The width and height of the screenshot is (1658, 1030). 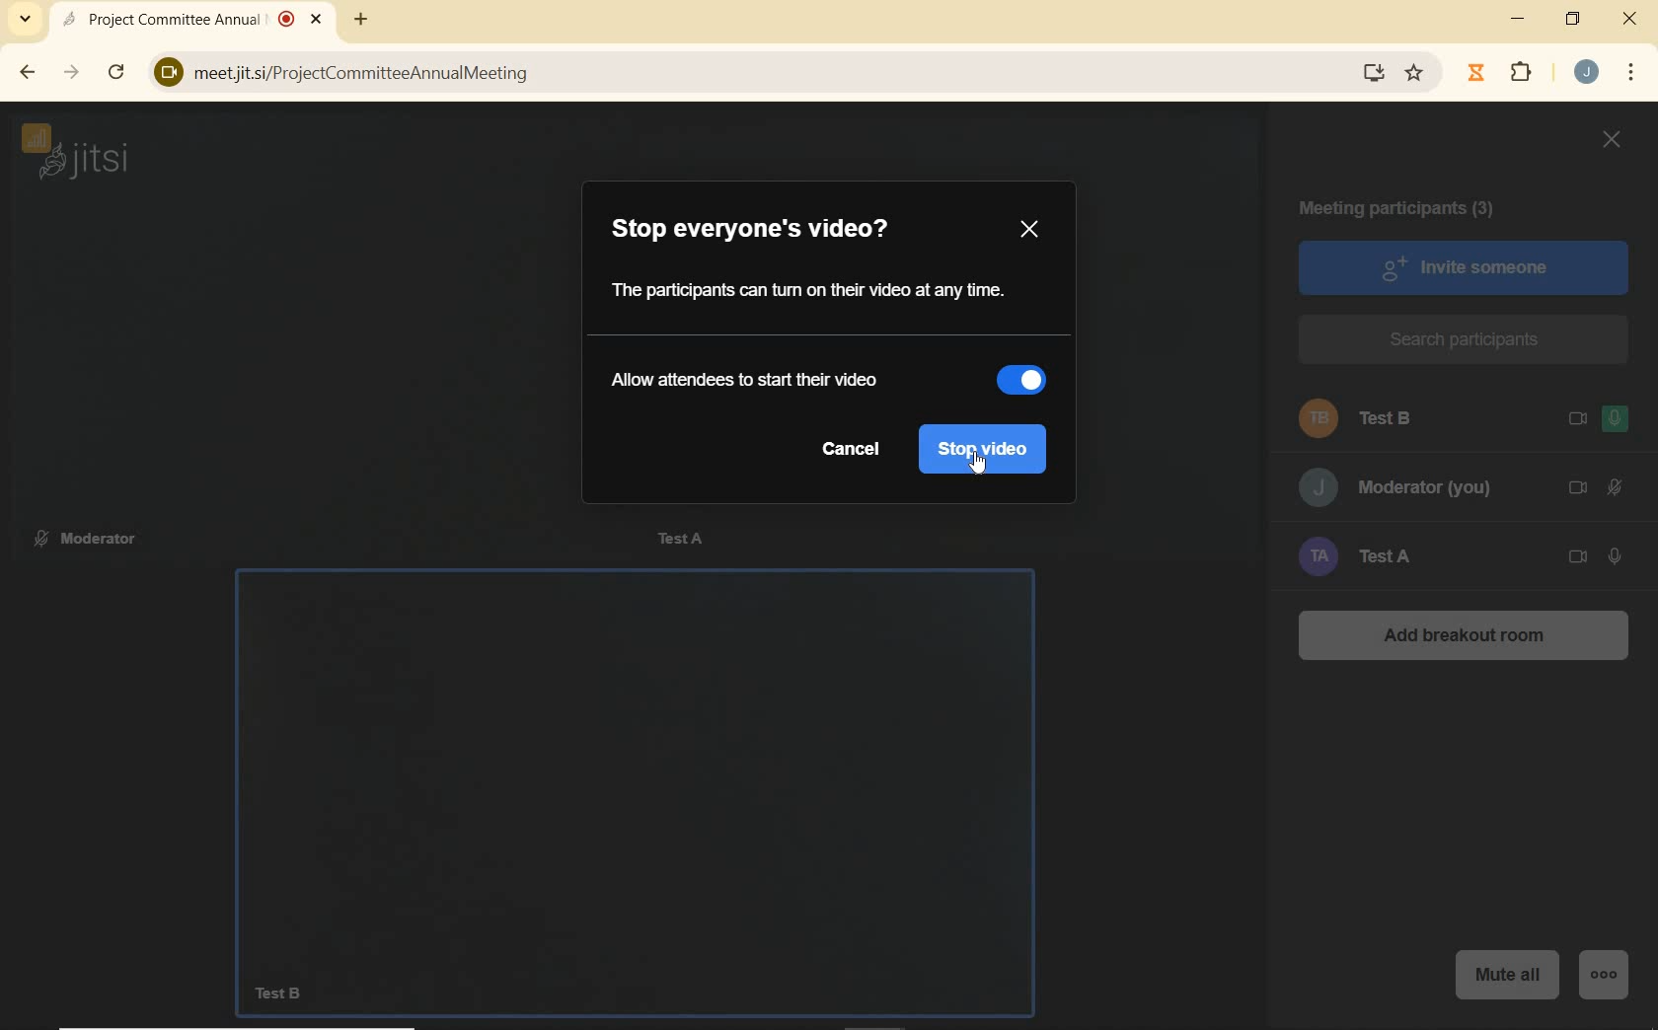 What do you see at coordinates (808, 291) in the screenshot?
I see `The participants can turn on their video at any time` at bounding box center [808, 291].